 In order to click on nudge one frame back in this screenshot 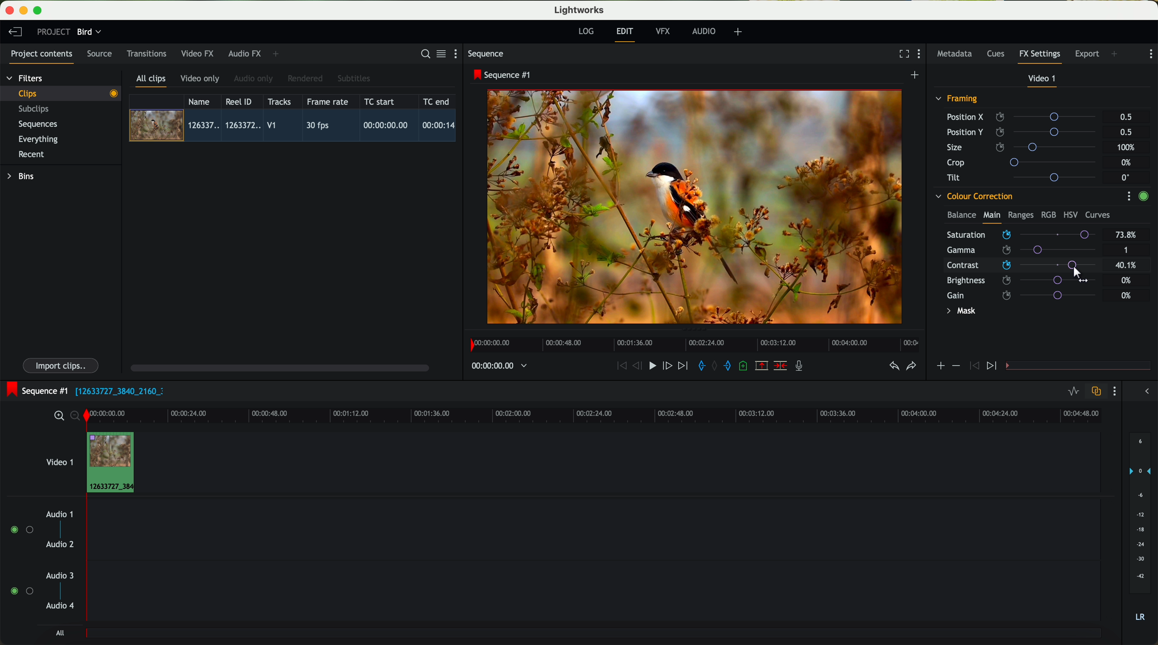, I will do `click(639, 367)`.